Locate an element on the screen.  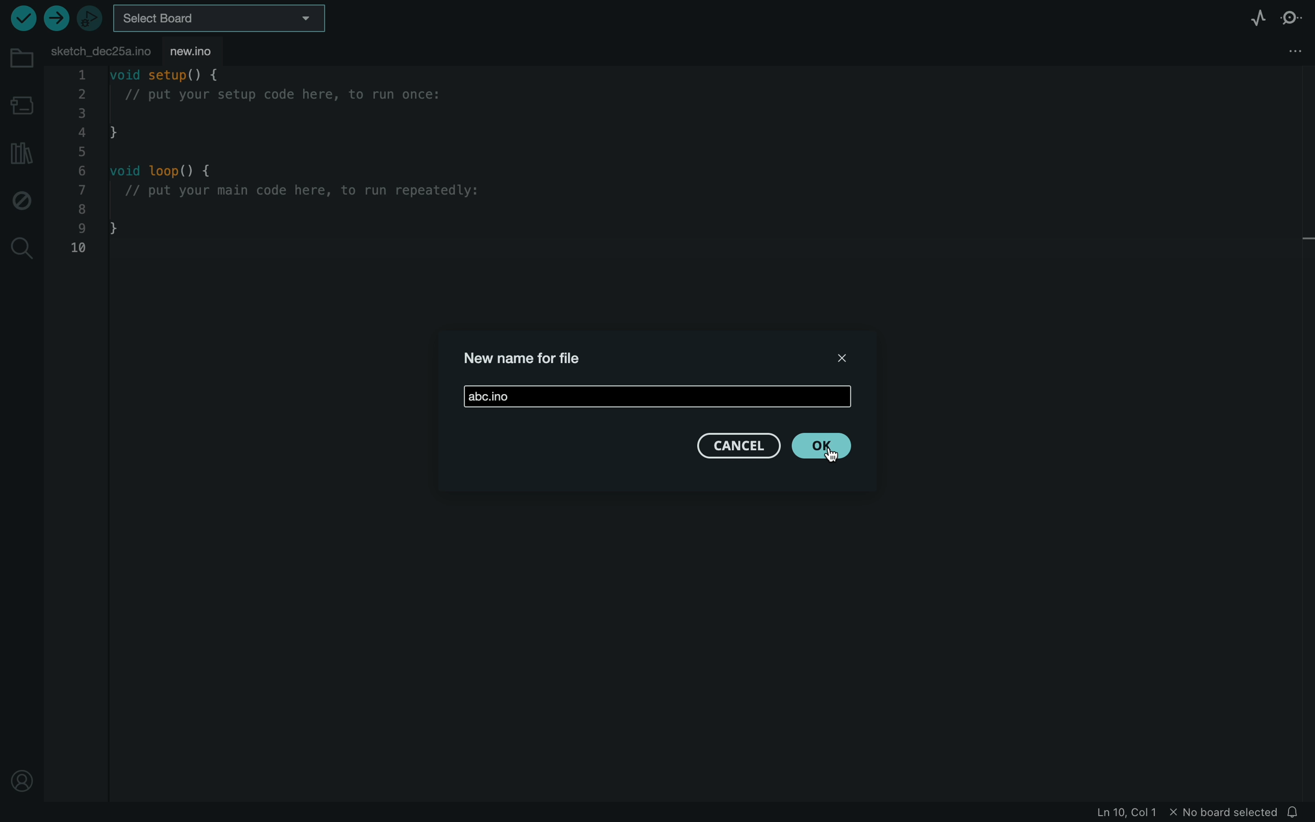
upload is located at coordinates (55, 18).